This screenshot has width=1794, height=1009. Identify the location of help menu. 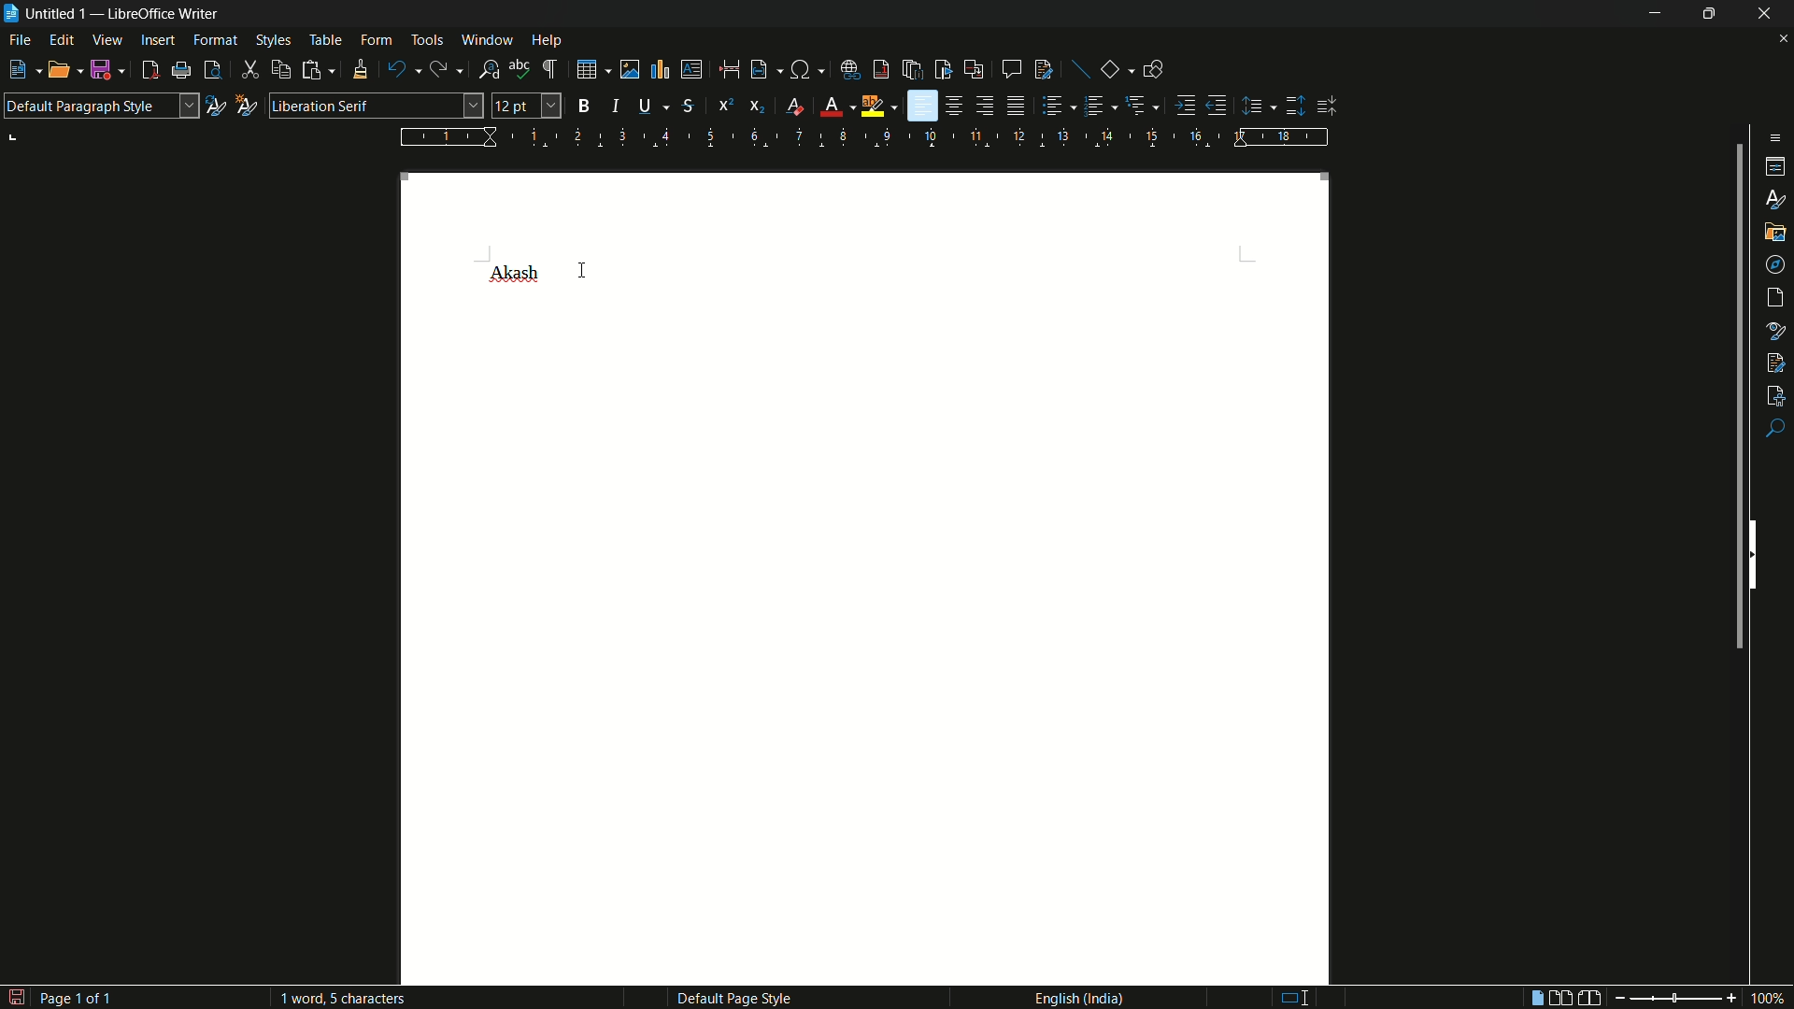
(548, 41).